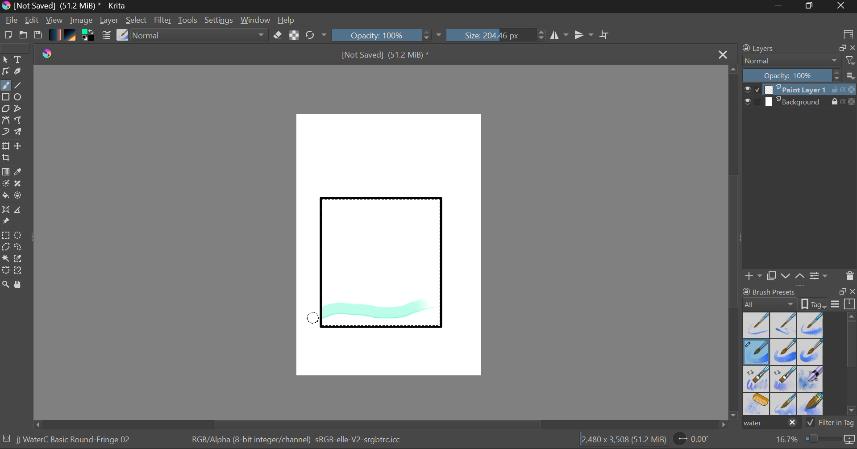 The width and height of the screenshot is (857, 449). I want to click on Brush Selected, so click(757, 353).